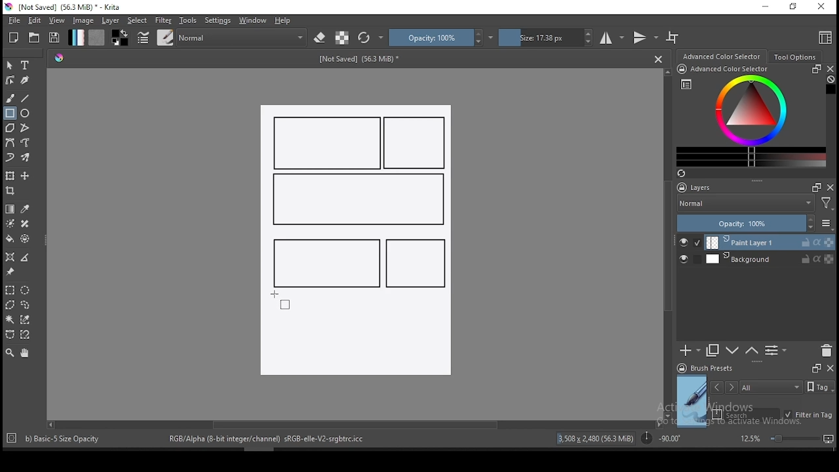 The image size is (839, 472). What do you see at coordinates (10, 239) in the screenshot?
I see `paint bucket tool` at bounding box center [10, 239].